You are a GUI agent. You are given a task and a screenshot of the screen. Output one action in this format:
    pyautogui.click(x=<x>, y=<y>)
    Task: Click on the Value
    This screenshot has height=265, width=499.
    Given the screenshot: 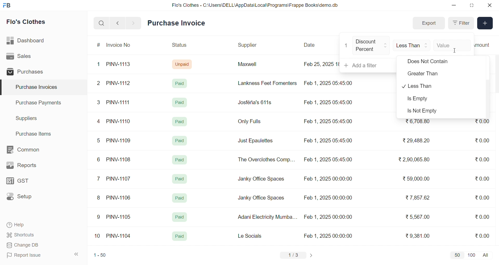 What is the action you would take?
    pyautogui.click(x=452, y=45)
    